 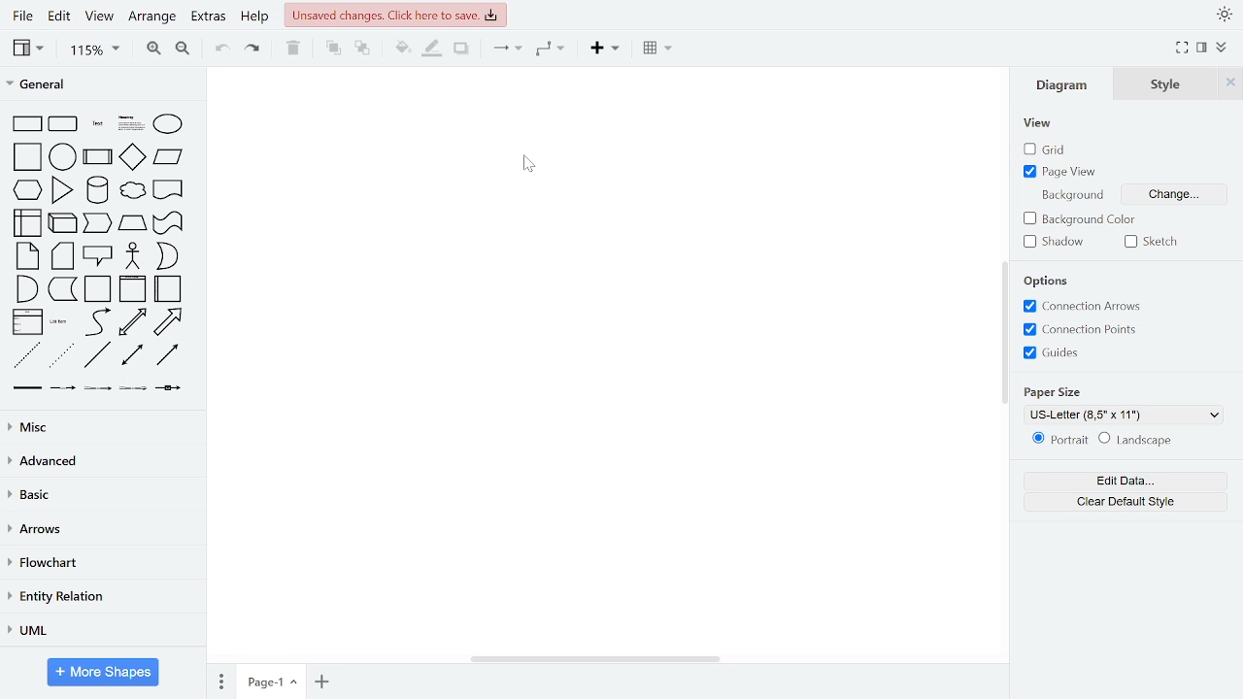 What do you see at coordinates (592, 656) in the screenshot?
I see `horizontal scrollbar` at bounding box center [592, 656].